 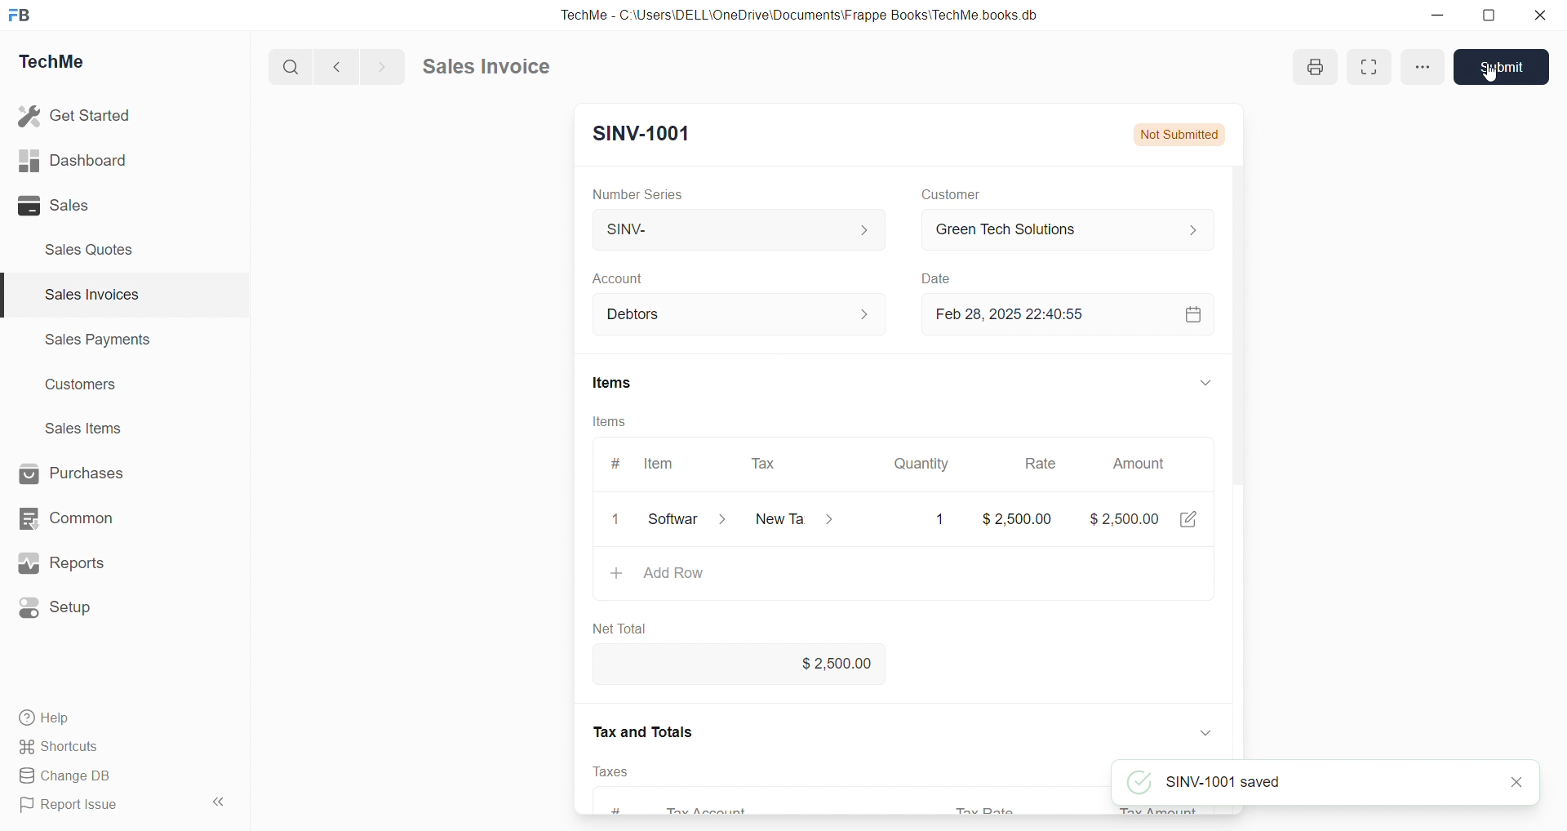 I want to click on Tax Amount, so click(x=1158, y=809).